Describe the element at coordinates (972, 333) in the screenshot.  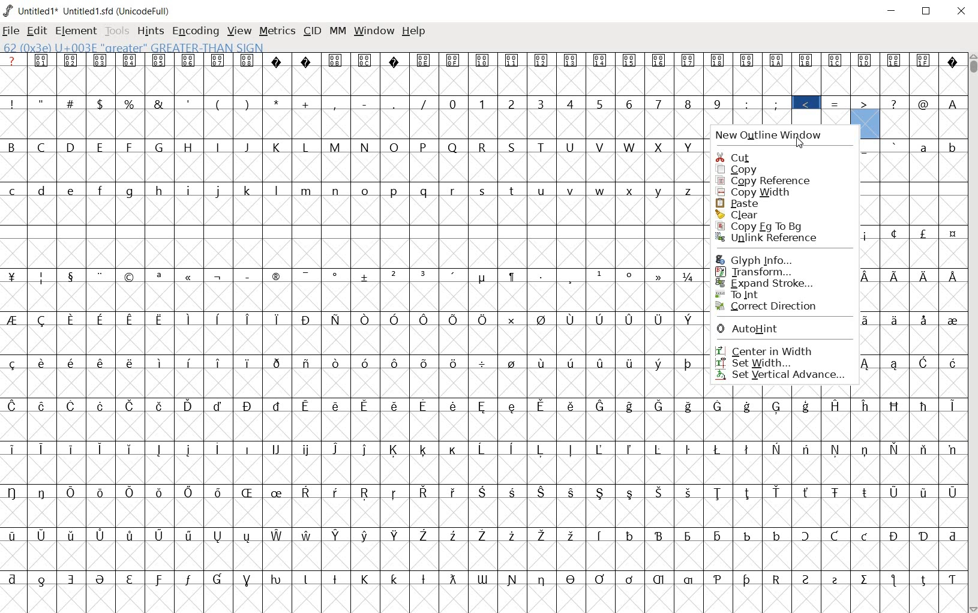
I see `scrollbar` at that location.